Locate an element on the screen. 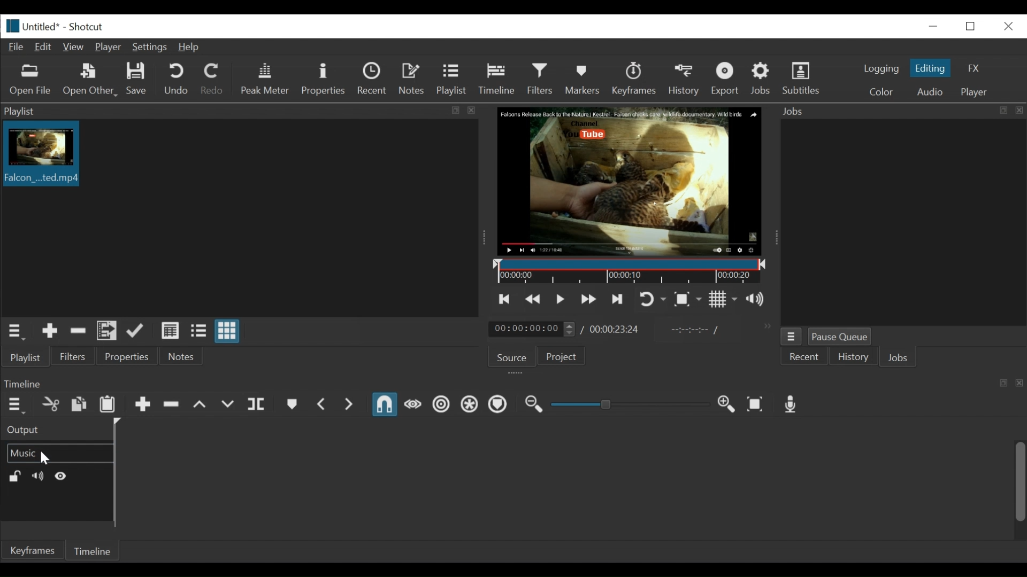 The width and height of the screenshot is (1027, 577). Settings is located at coordinates (149, 46).